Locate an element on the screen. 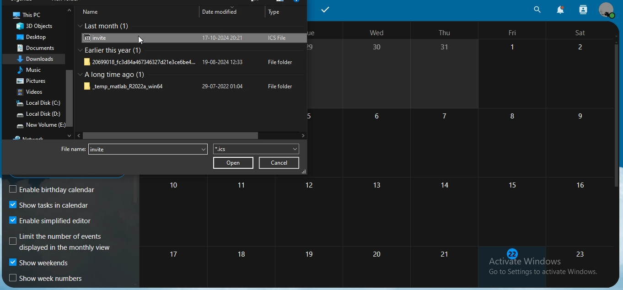 The height and width of the screenshot is (290, 623). New volume E is located at coordinates (41, 125).